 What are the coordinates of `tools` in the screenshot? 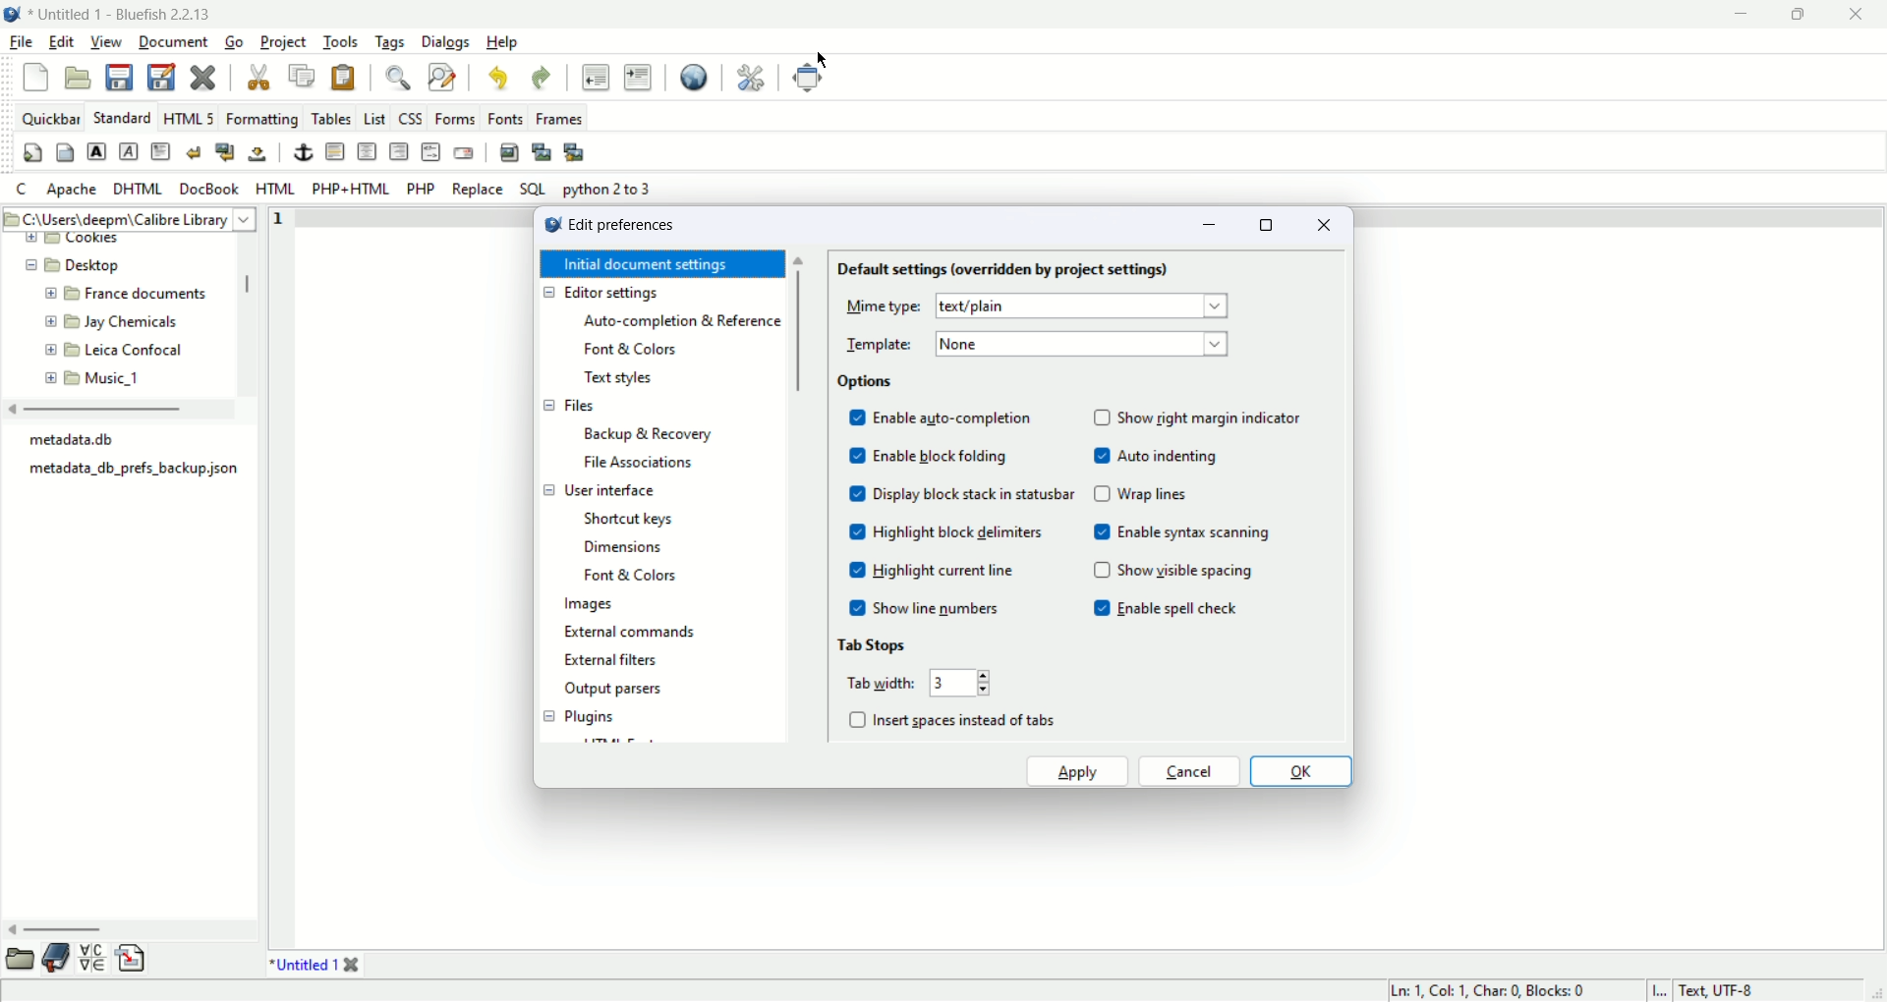 It's located at (341, 42).